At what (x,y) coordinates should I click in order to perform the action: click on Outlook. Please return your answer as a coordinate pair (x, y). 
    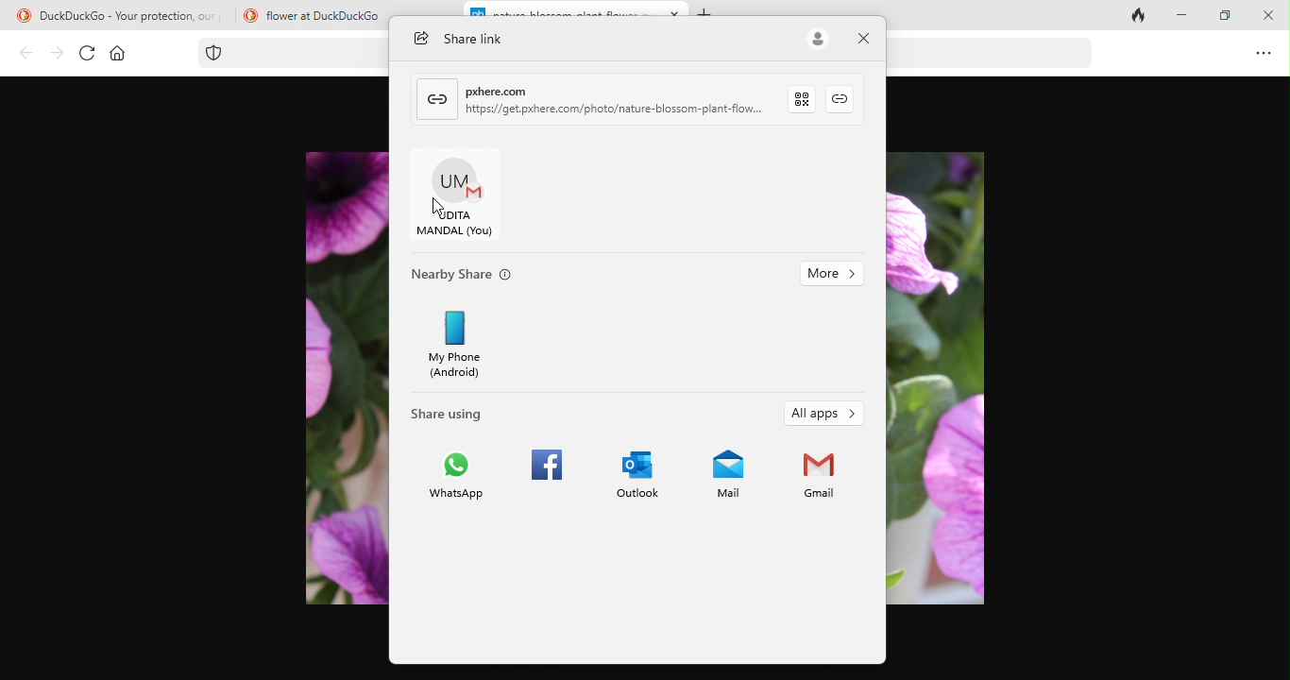
    Looking at the image, I should click on (633, 481).